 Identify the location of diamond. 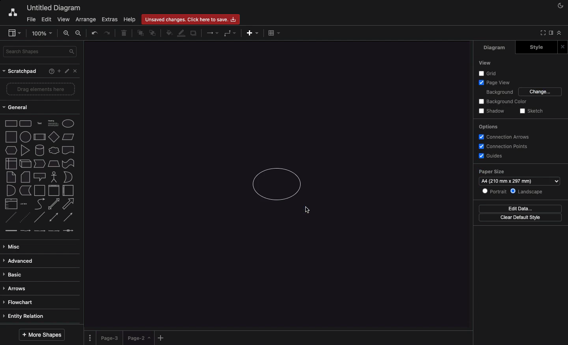
(54, 136).